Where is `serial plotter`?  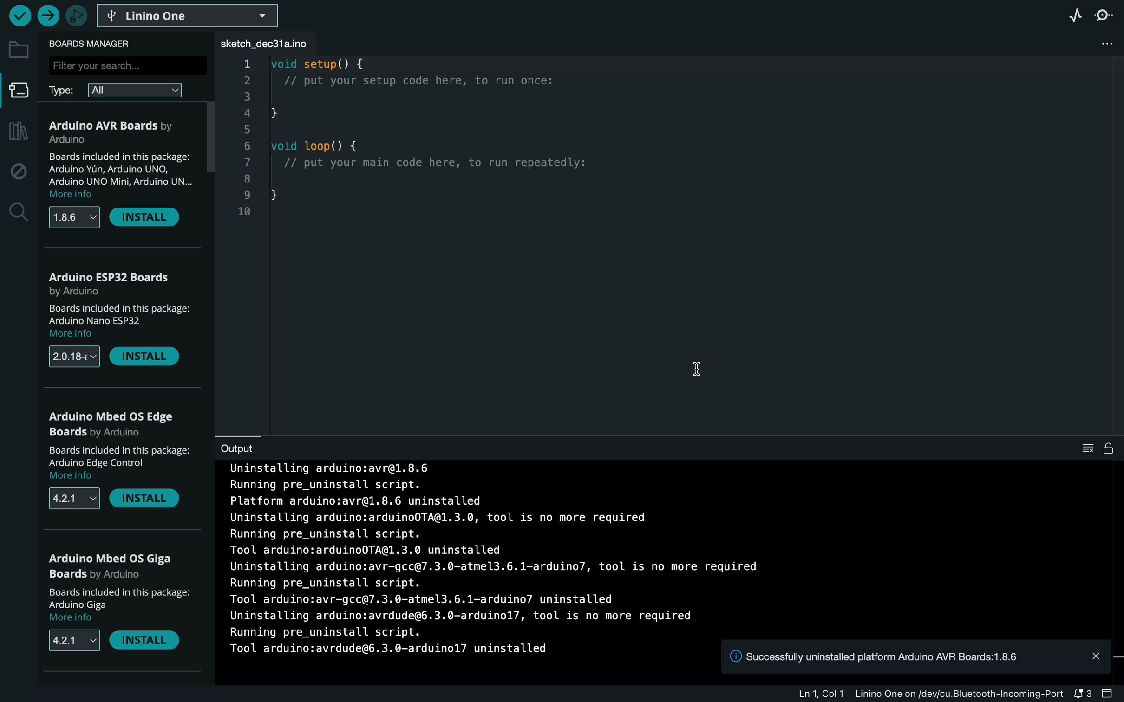
serial plotter is located at coordinates (1075, 17).